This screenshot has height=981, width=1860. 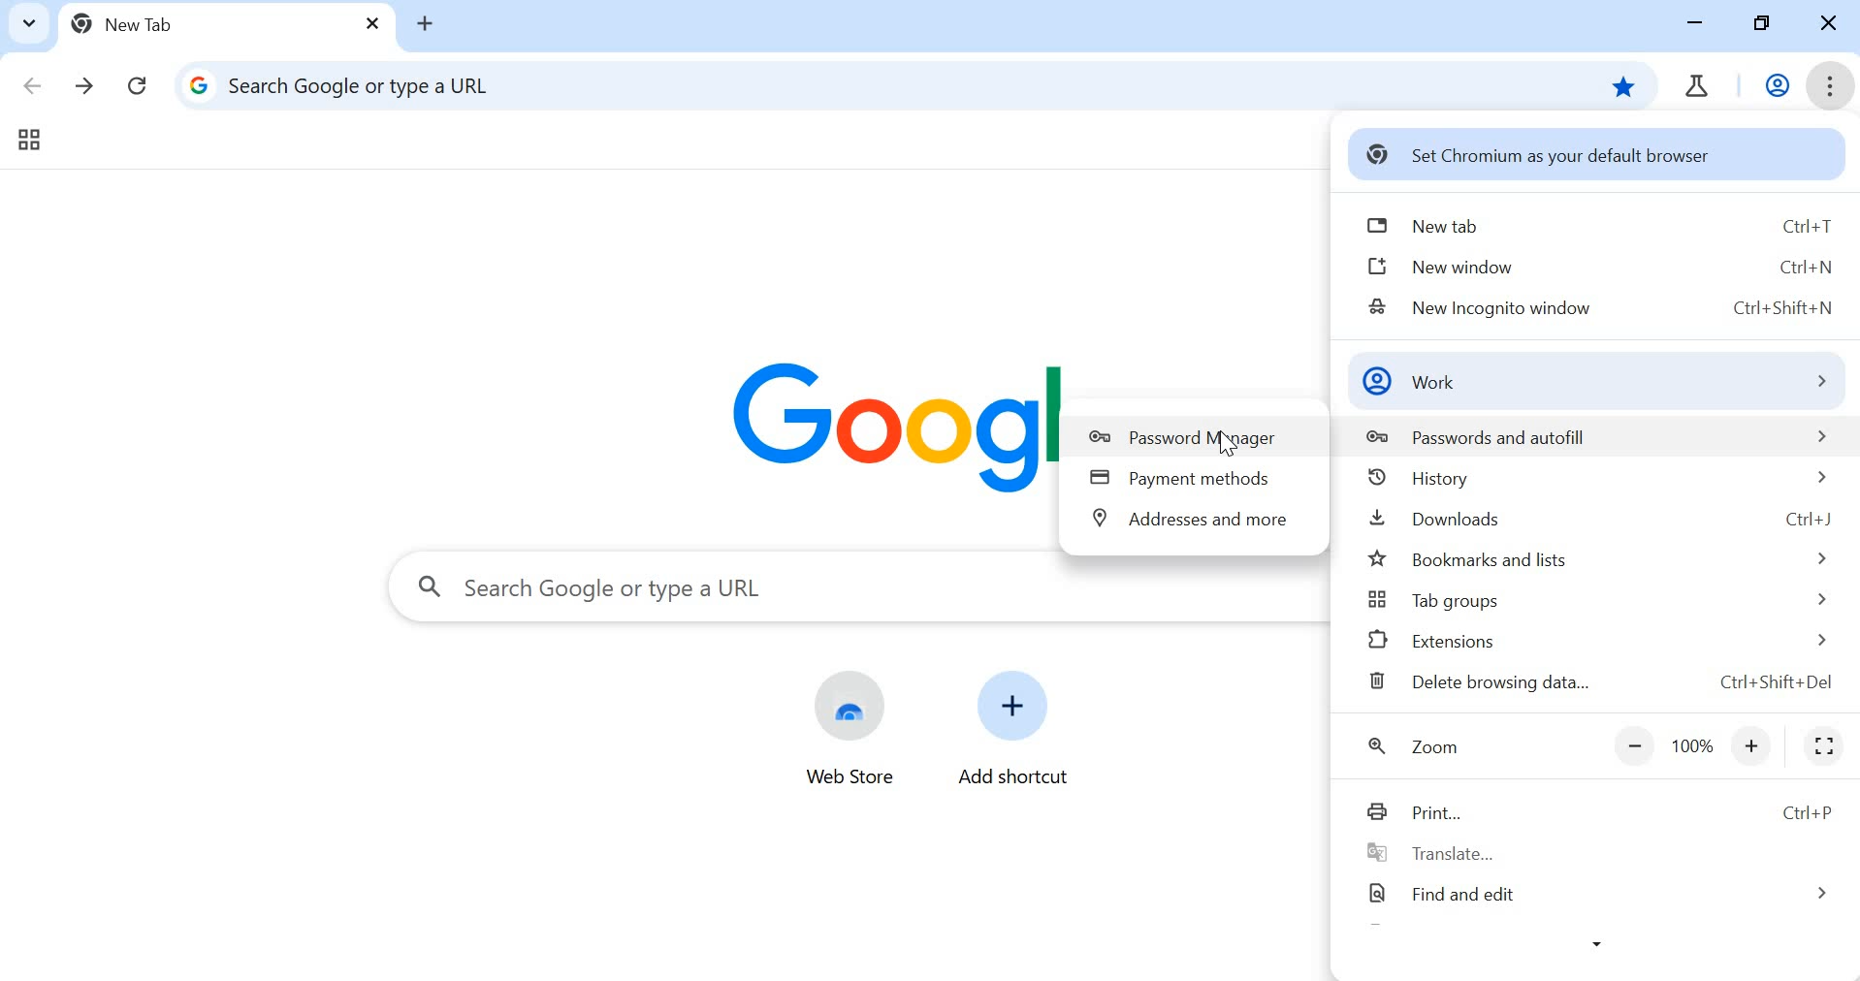 What do you see at coordinates (1586, 436) in the screenshot?
I see `passwords and autofill` at bounding box center [1586, 436].